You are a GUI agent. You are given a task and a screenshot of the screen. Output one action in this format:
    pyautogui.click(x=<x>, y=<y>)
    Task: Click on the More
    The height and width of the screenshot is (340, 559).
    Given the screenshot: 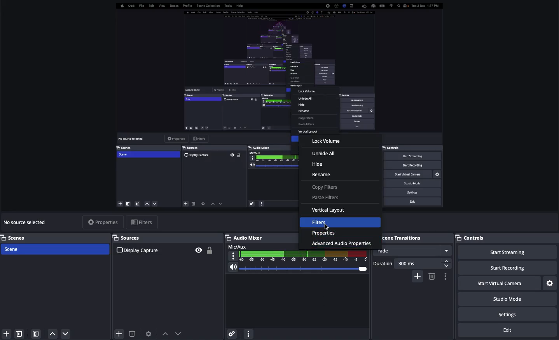 What is the action you would take?
    pyautogui.click(x=248, y=333)
    